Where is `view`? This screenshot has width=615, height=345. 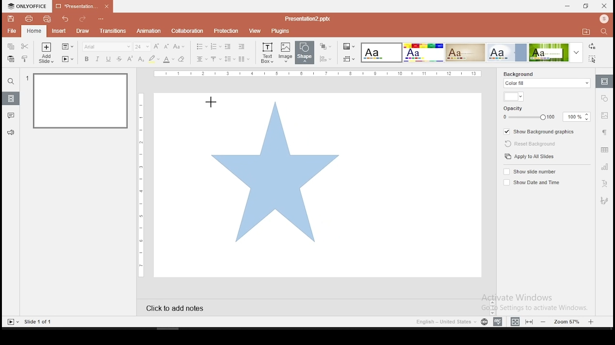
view is located at coordinates (254, 31).